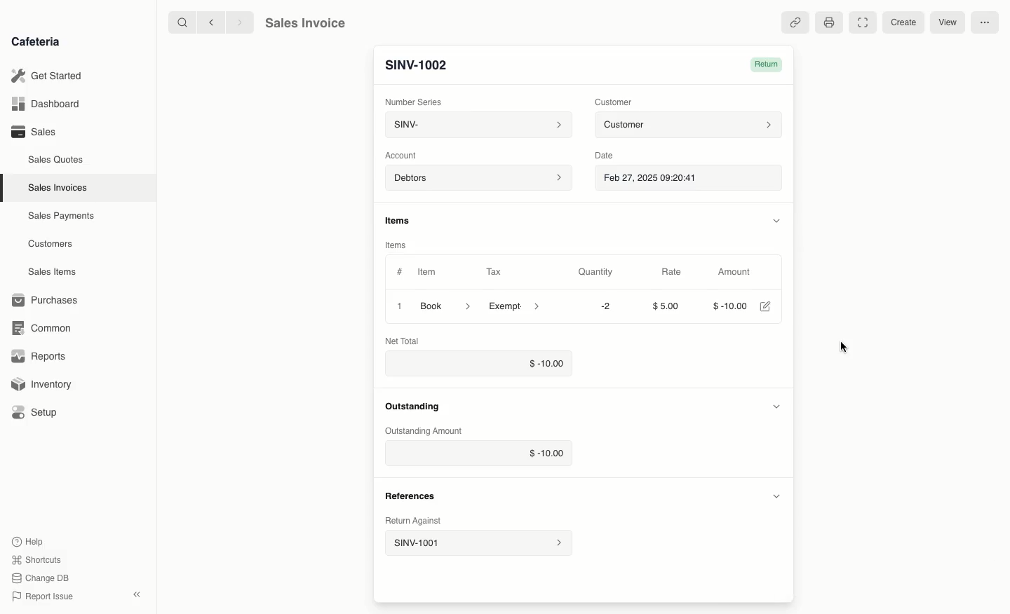 The height and width of the screenshot is (614, 1010). I want to click on $-10.00, so click(480, 453).